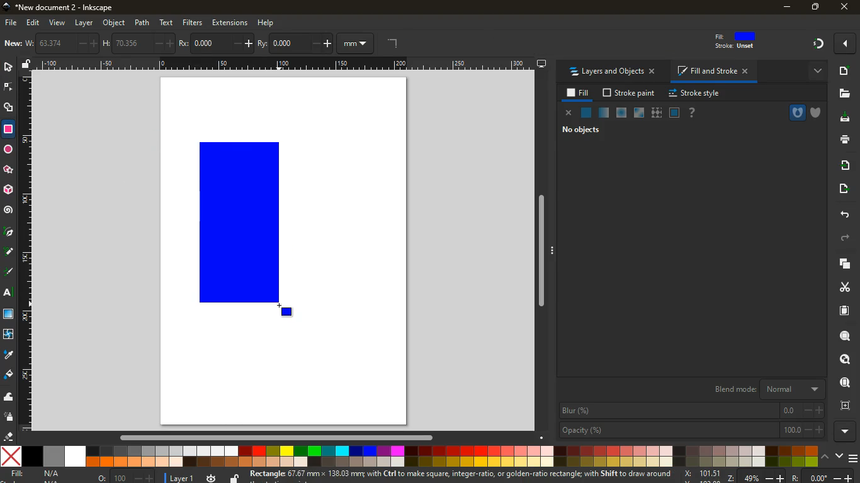 The height and width of the screenshot is (483, 860). Describe the element at coordinates (9, 89) in the screenshot. I see `edge` at that location.